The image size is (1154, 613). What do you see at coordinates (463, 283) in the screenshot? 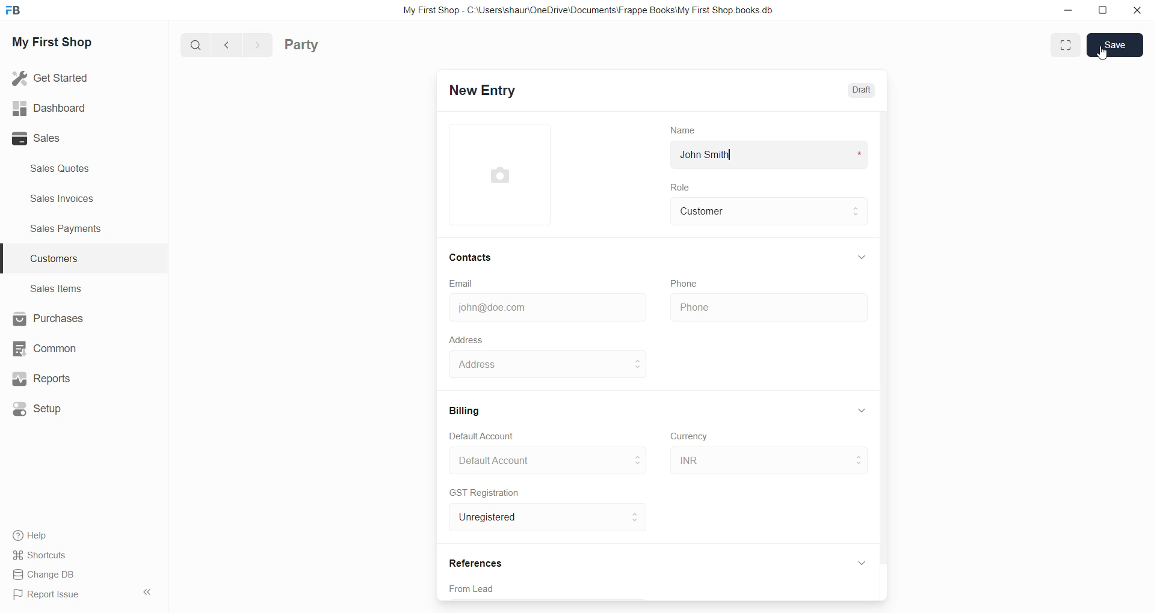
I see `Email` at bounding box center [463, 283].